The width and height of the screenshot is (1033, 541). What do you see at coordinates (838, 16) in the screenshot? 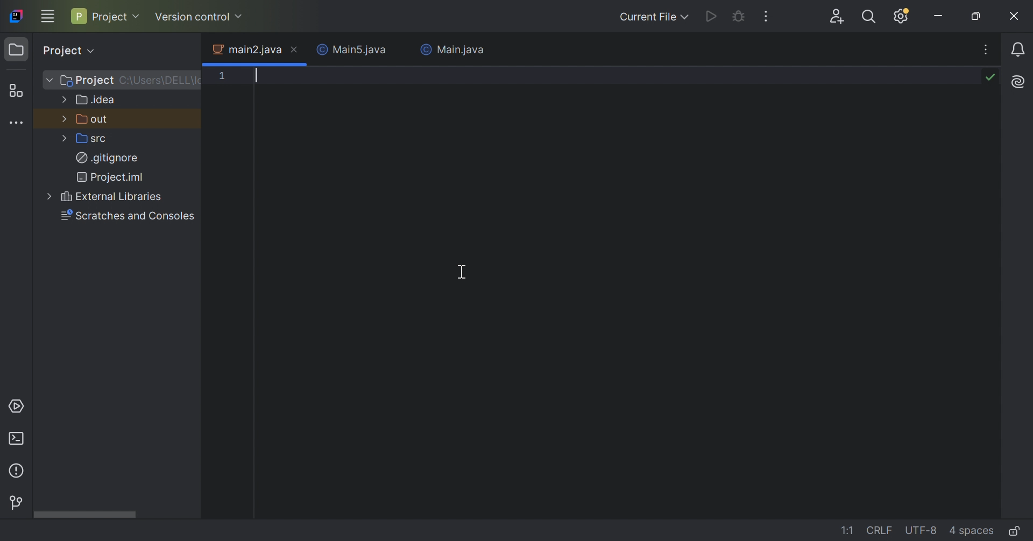
I see `Code with me` at bounding box center [838, 16].